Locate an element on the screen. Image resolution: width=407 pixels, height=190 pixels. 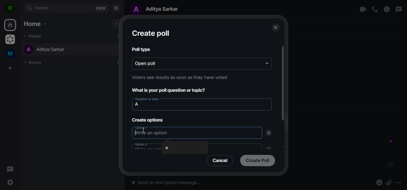
dropdown menu is located at coordinates (267, 63).